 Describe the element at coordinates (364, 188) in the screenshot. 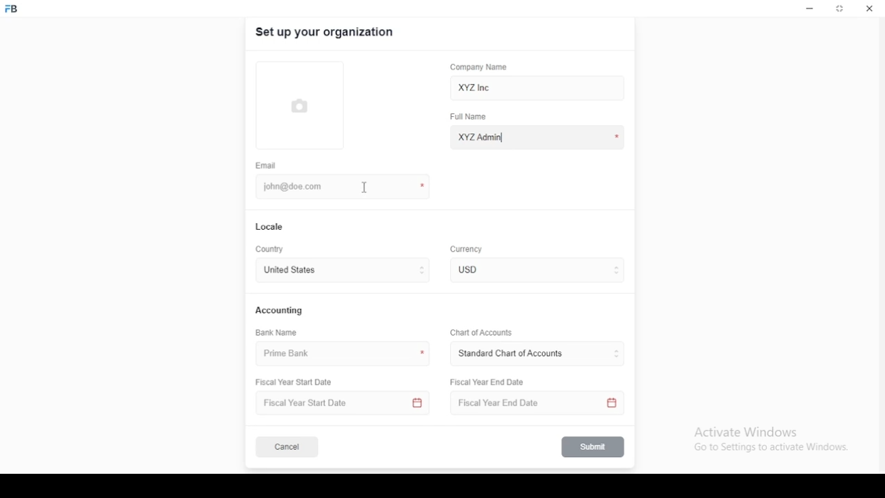

I see `mouse pointer` at that location.